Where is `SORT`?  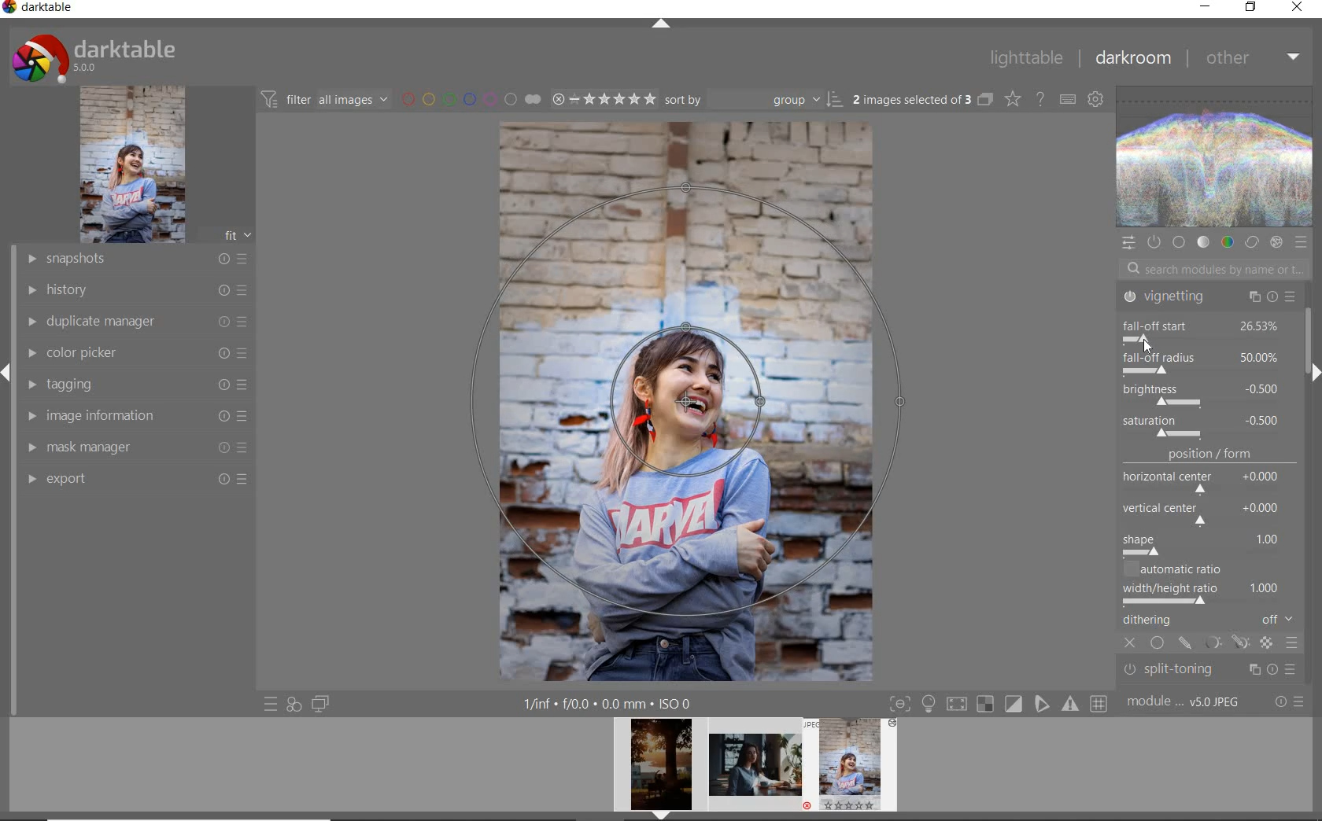
SORT is located at coordinates (754, 98).